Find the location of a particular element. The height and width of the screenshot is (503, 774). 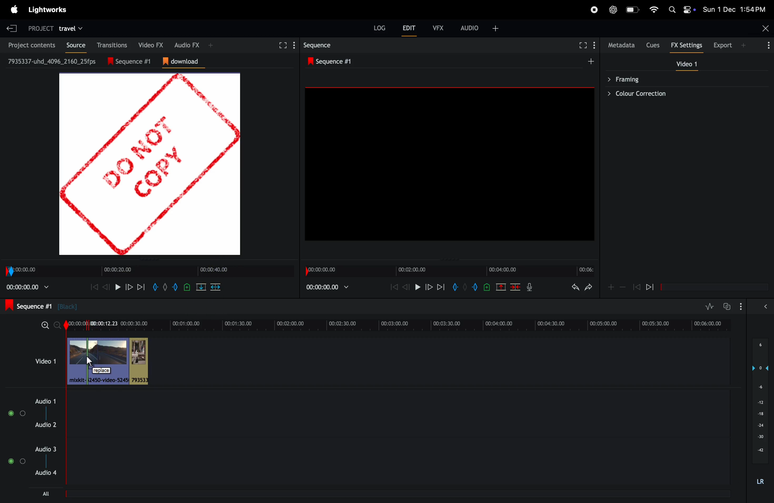

full screen is located at coordinates (583, 45).